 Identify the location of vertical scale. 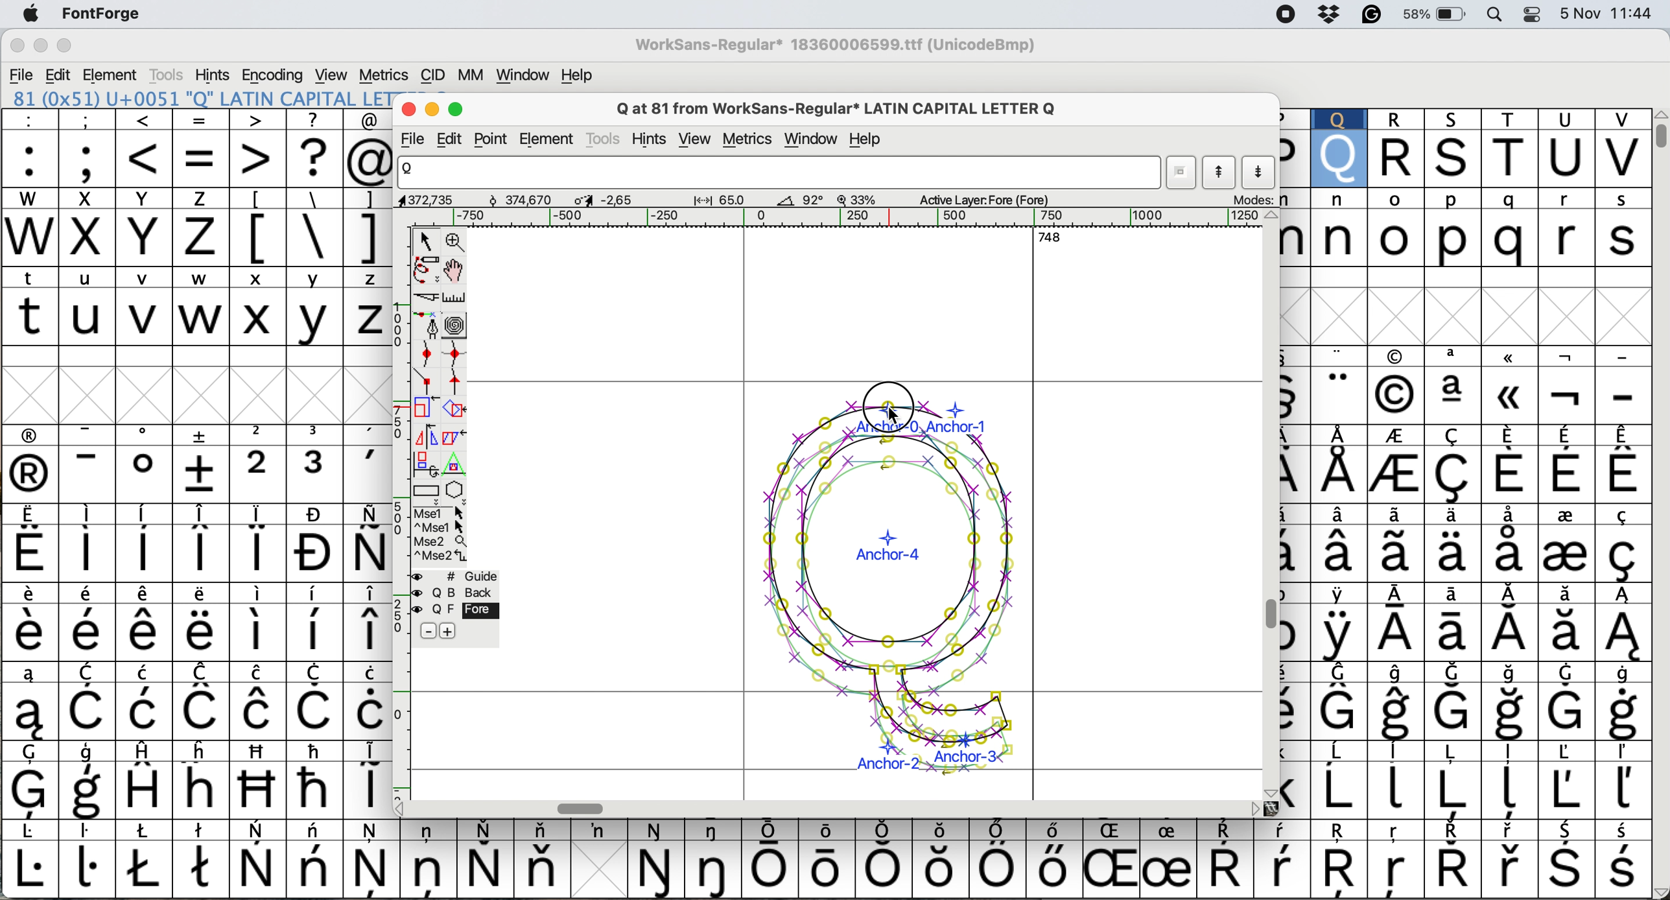
(394, 506).